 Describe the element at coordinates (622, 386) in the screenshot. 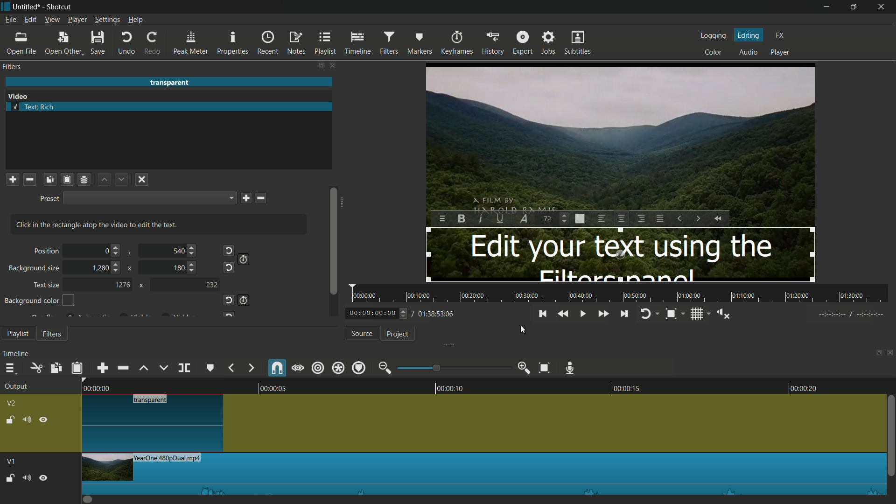

I see `00:00:15` at that location.